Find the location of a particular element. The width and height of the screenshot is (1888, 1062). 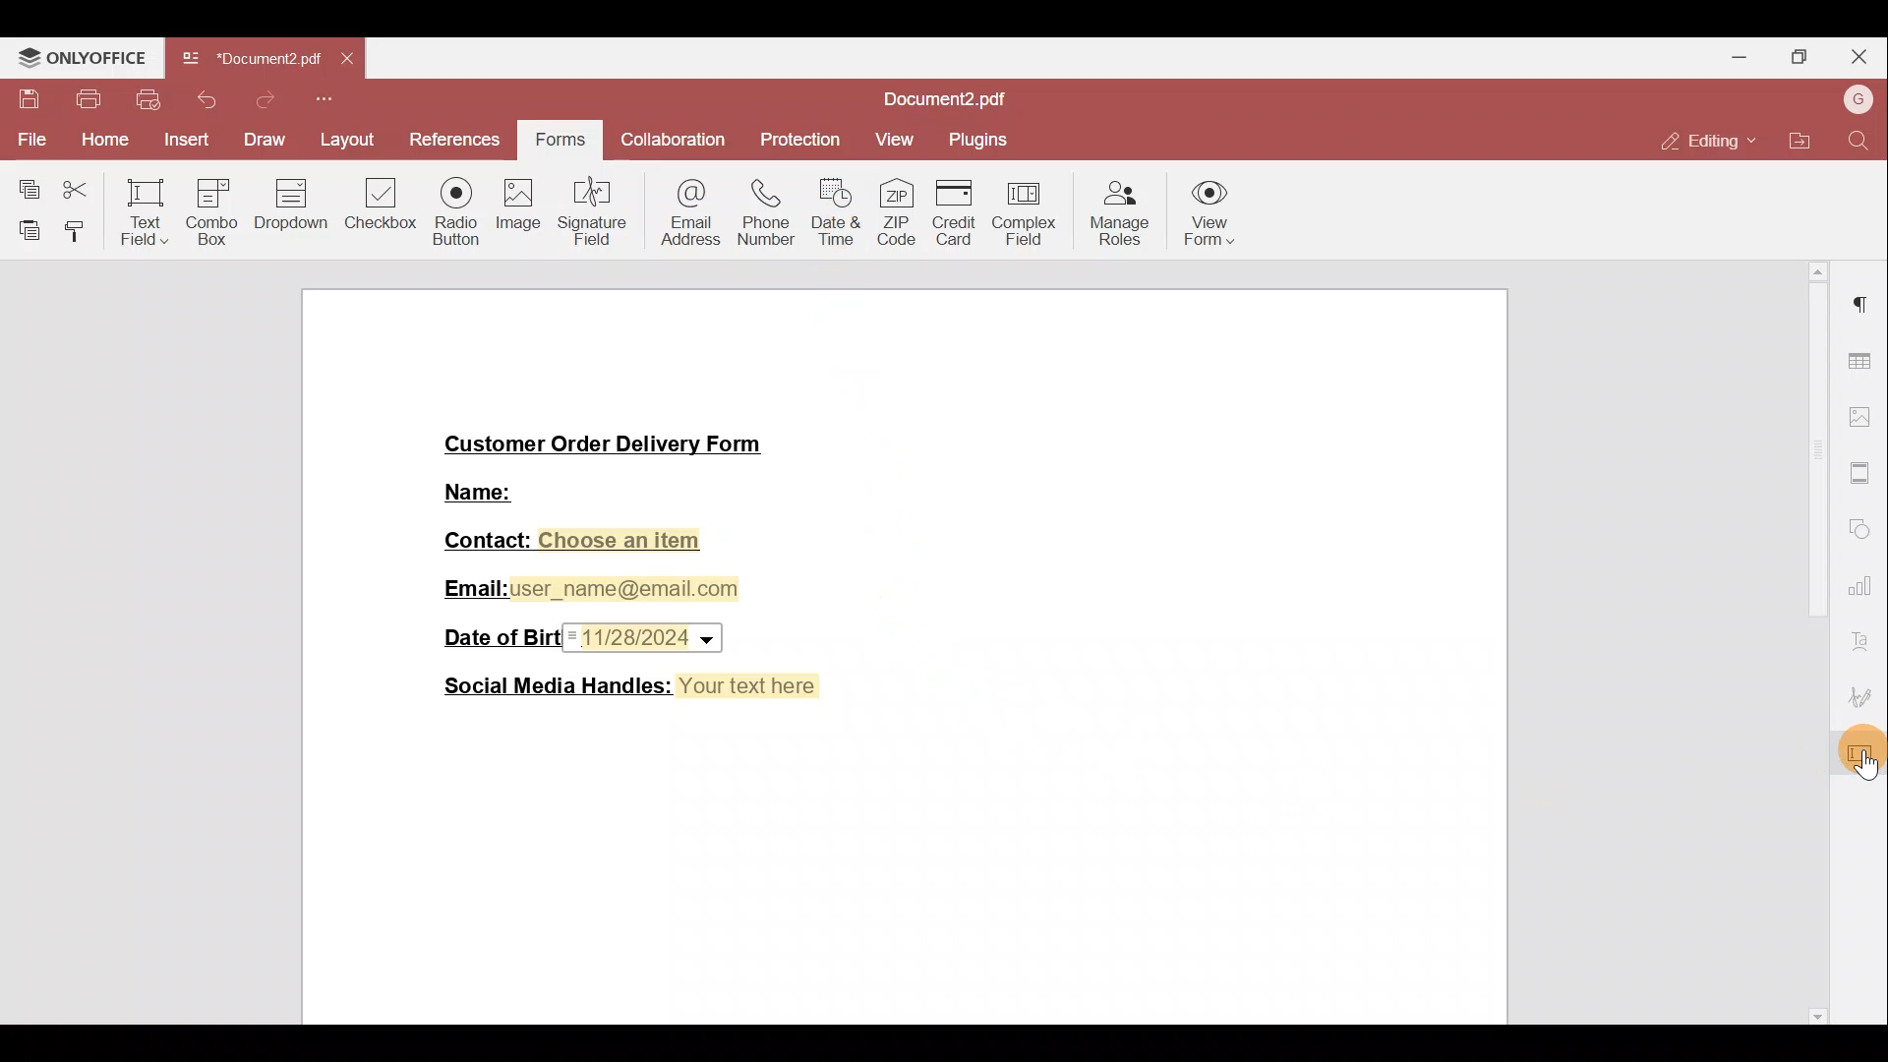

Manage roles is located at coordinates (1120, 216).